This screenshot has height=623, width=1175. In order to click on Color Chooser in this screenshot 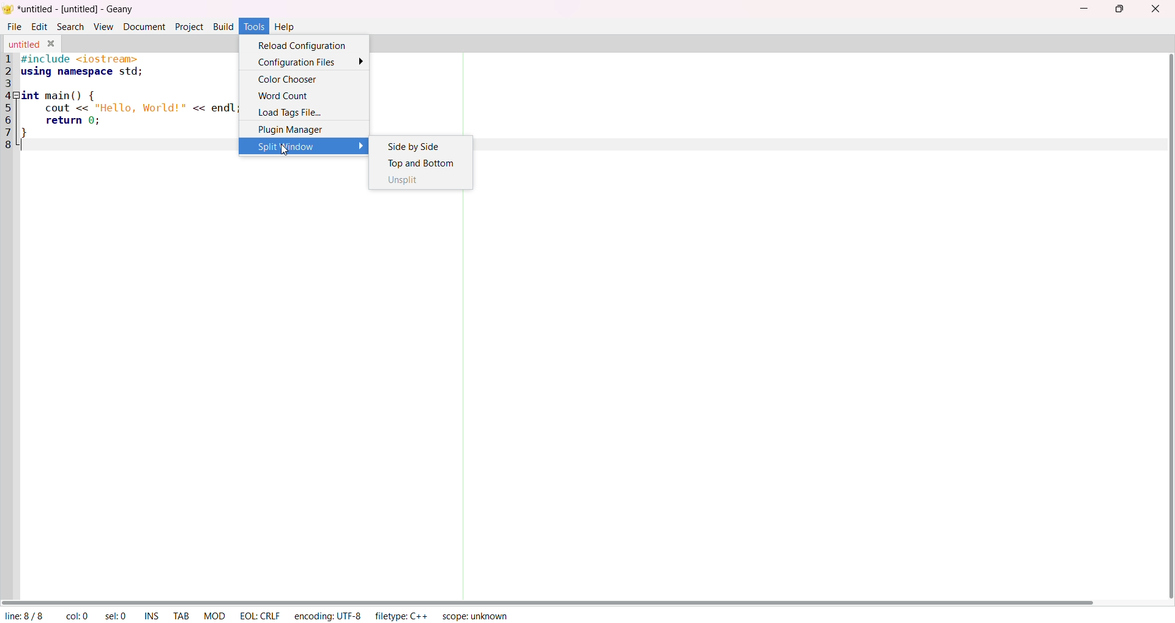, I will do `click(290, 78)`.